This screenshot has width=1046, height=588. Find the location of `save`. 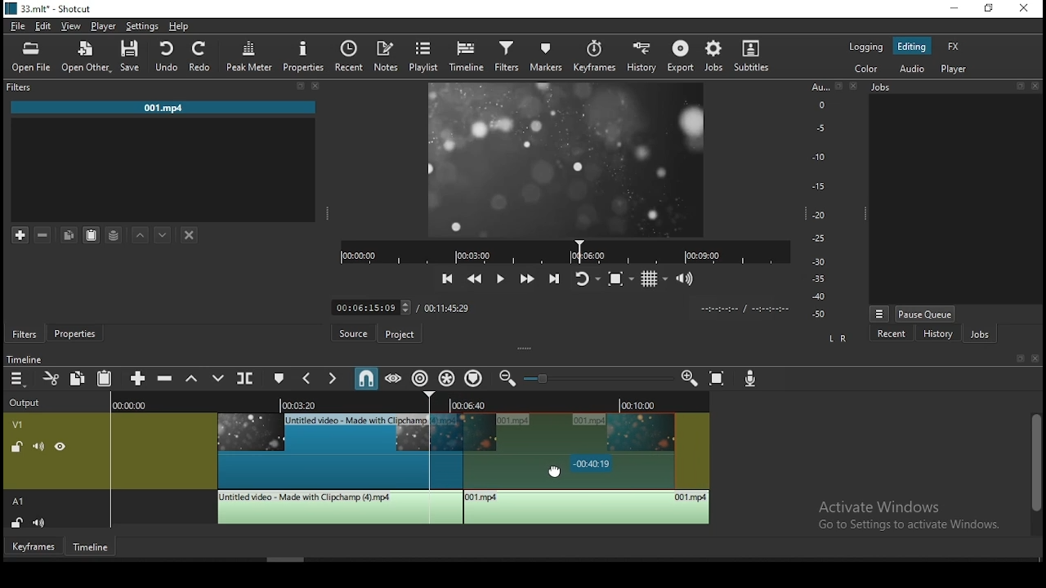

save is located at coordinates (133, 57).